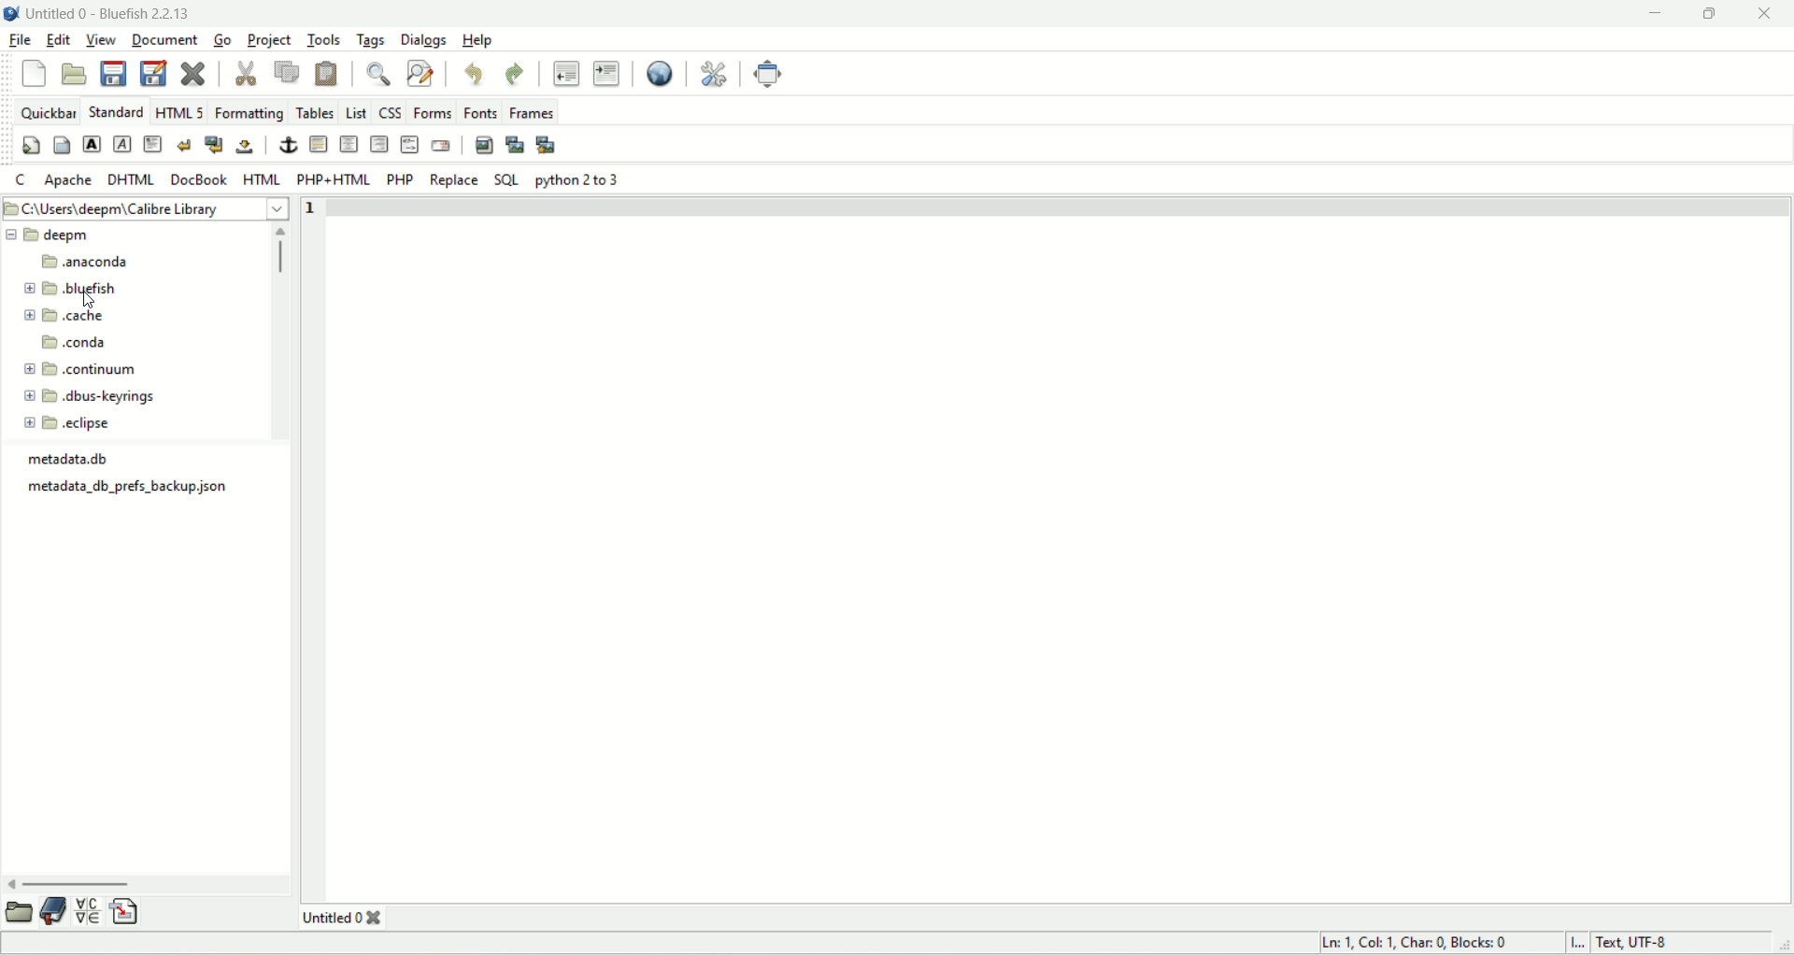 This screenshot has width=1794, height=955. Describe the element at coordinates (88, 910) in the screenshot. I see `insert special character` at that location.